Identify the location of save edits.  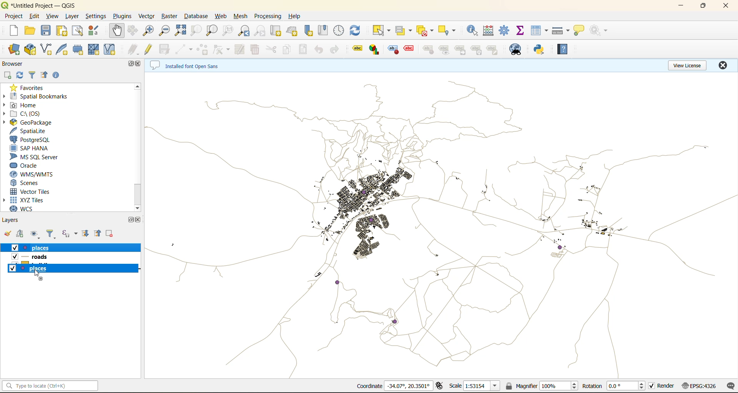
(163, 51).